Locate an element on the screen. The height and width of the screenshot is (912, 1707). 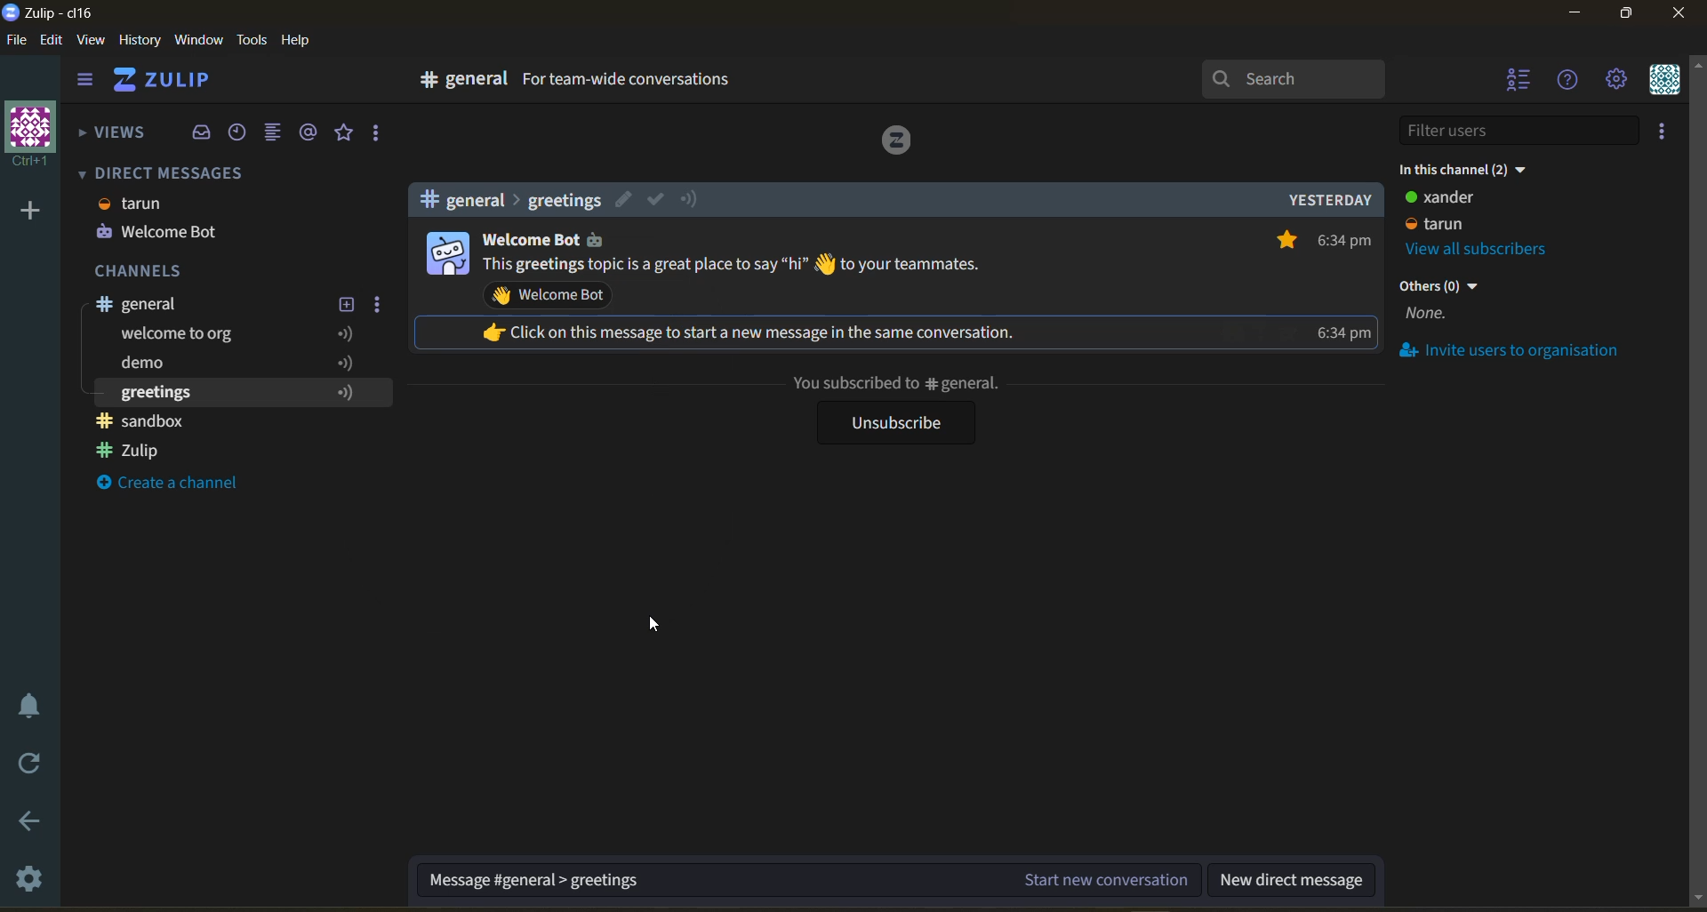
welcome bot is located at coordinates (528, 243).